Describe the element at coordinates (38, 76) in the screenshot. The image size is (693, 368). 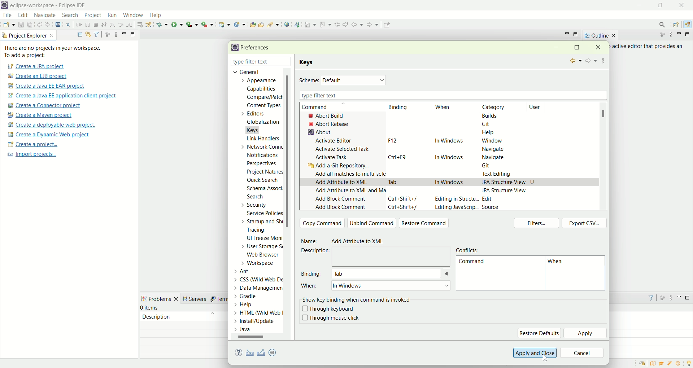
I see `create a EJB project` at that location.